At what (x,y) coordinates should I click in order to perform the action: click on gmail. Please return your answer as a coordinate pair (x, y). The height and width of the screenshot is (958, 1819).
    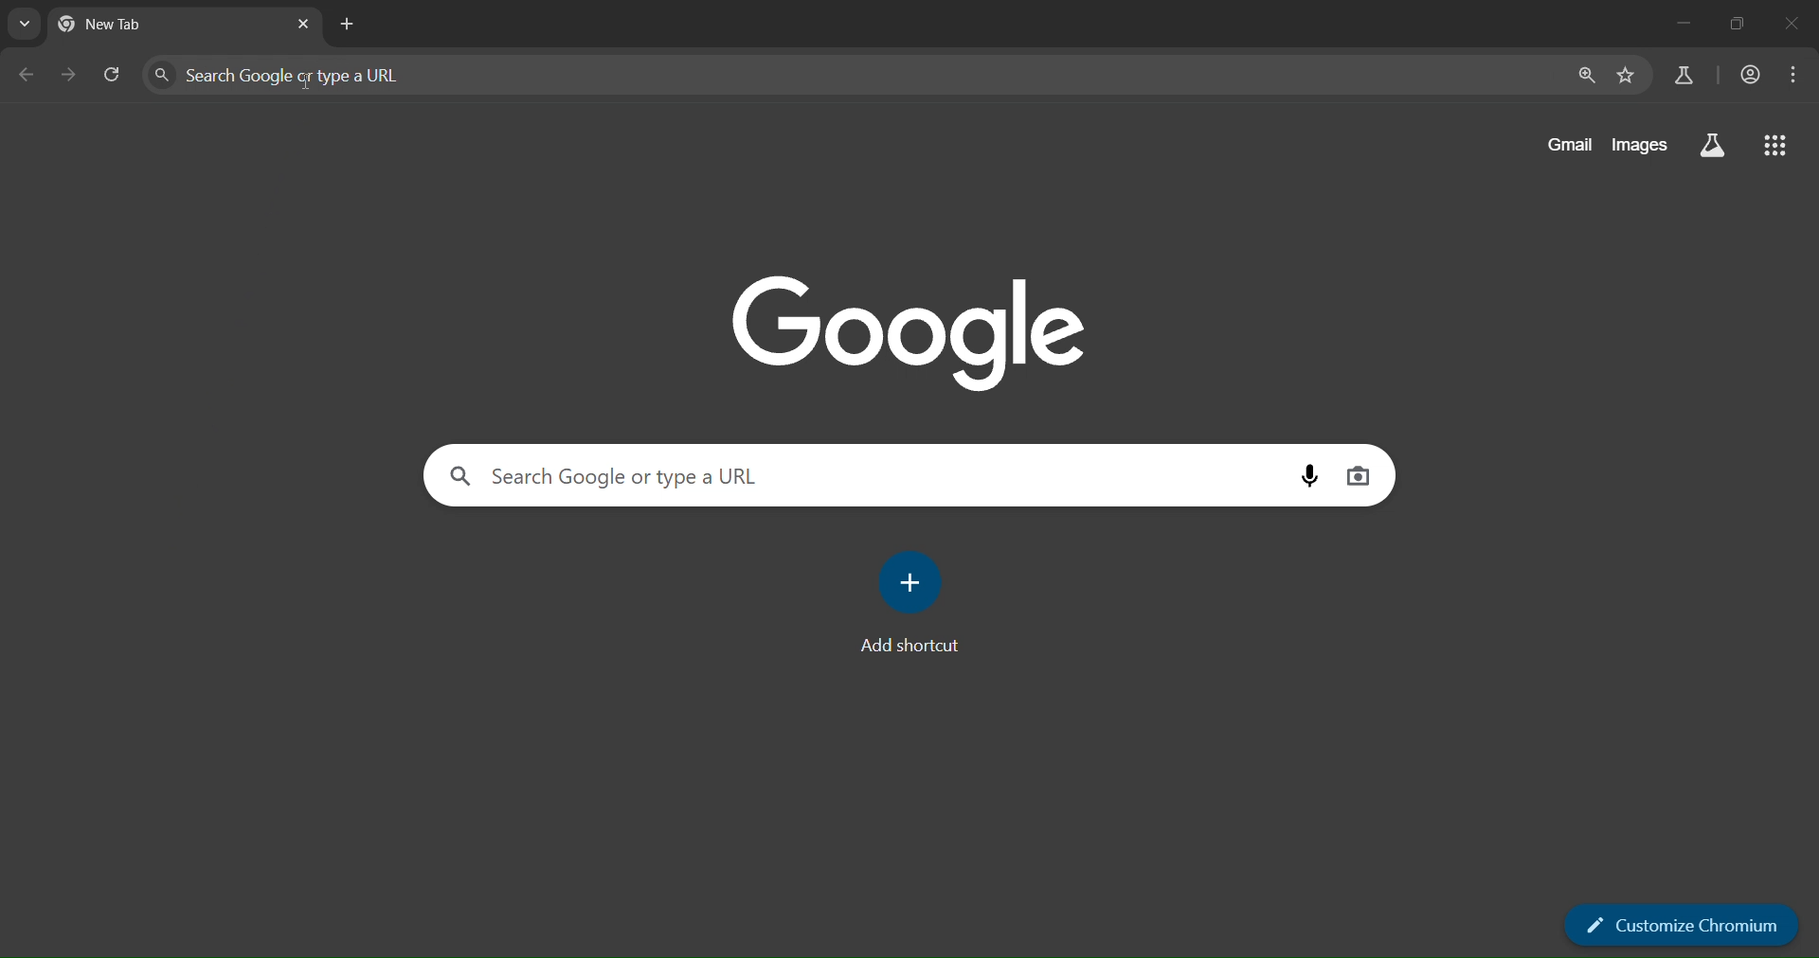
    Looking at the image, I should click on (1569, 145).